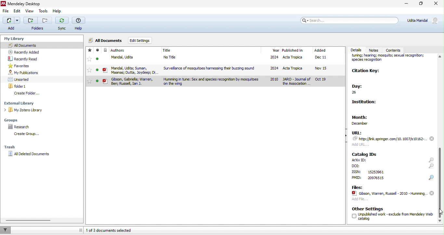  Describe the element at coordinates (275, 50) in the screenshot. I see `year` at that location.